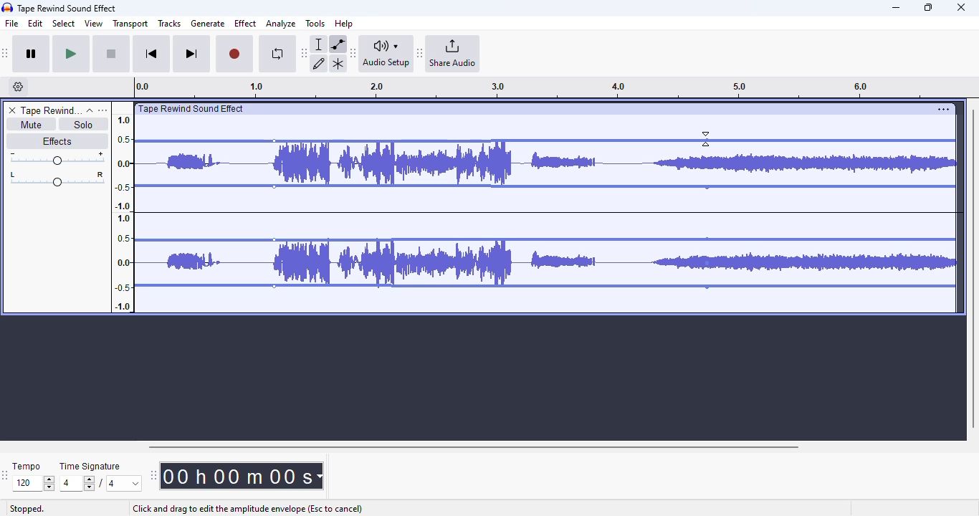  What do you see at coordinates (344, 23) in the screenshot?
I see `help` at bounding box center [344, 23].